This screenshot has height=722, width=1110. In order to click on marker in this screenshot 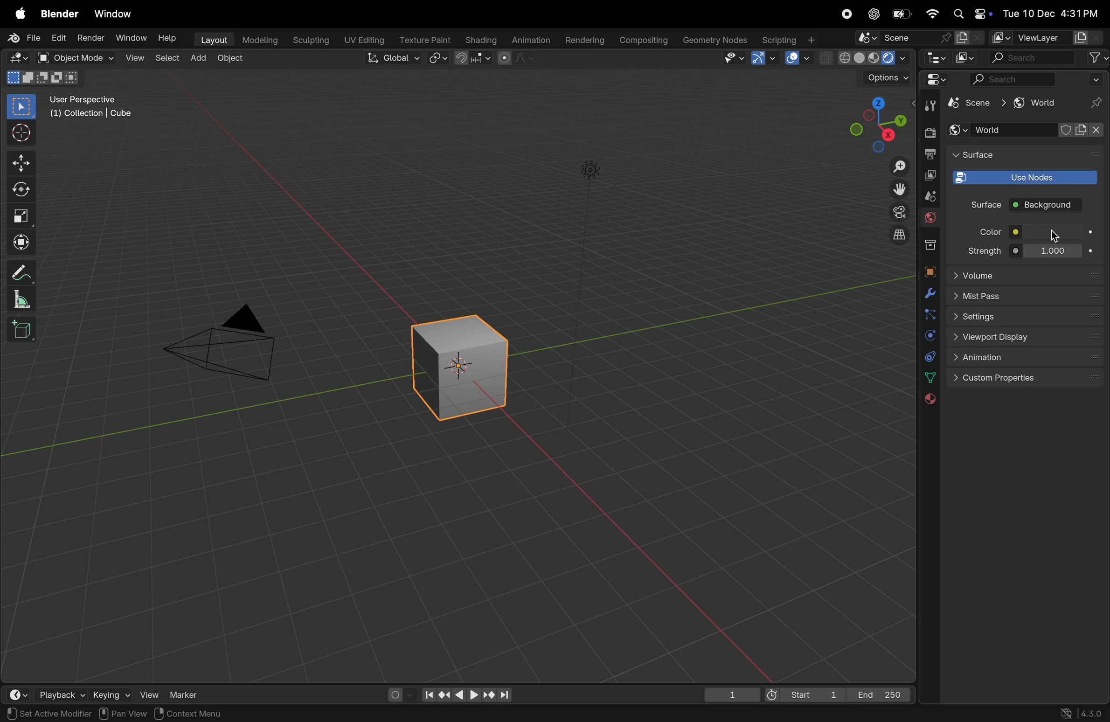, I will do `click(191, 694)`.